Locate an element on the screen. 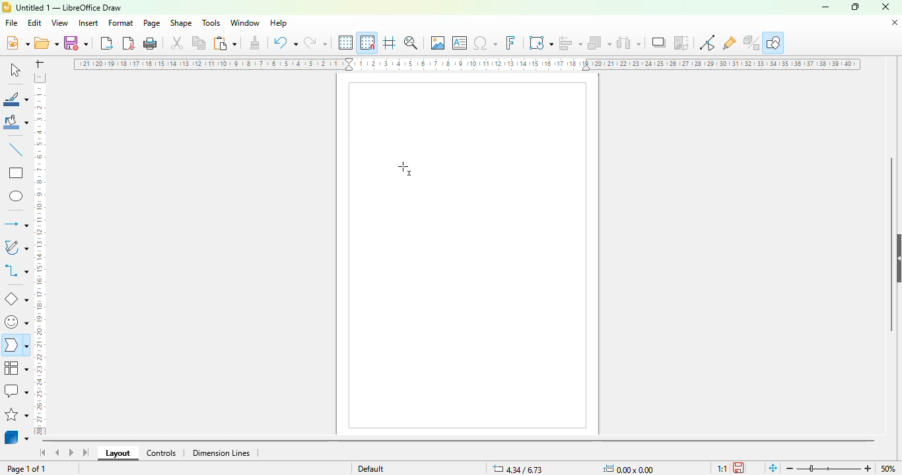  connectors is located at coordinates (16, 270).